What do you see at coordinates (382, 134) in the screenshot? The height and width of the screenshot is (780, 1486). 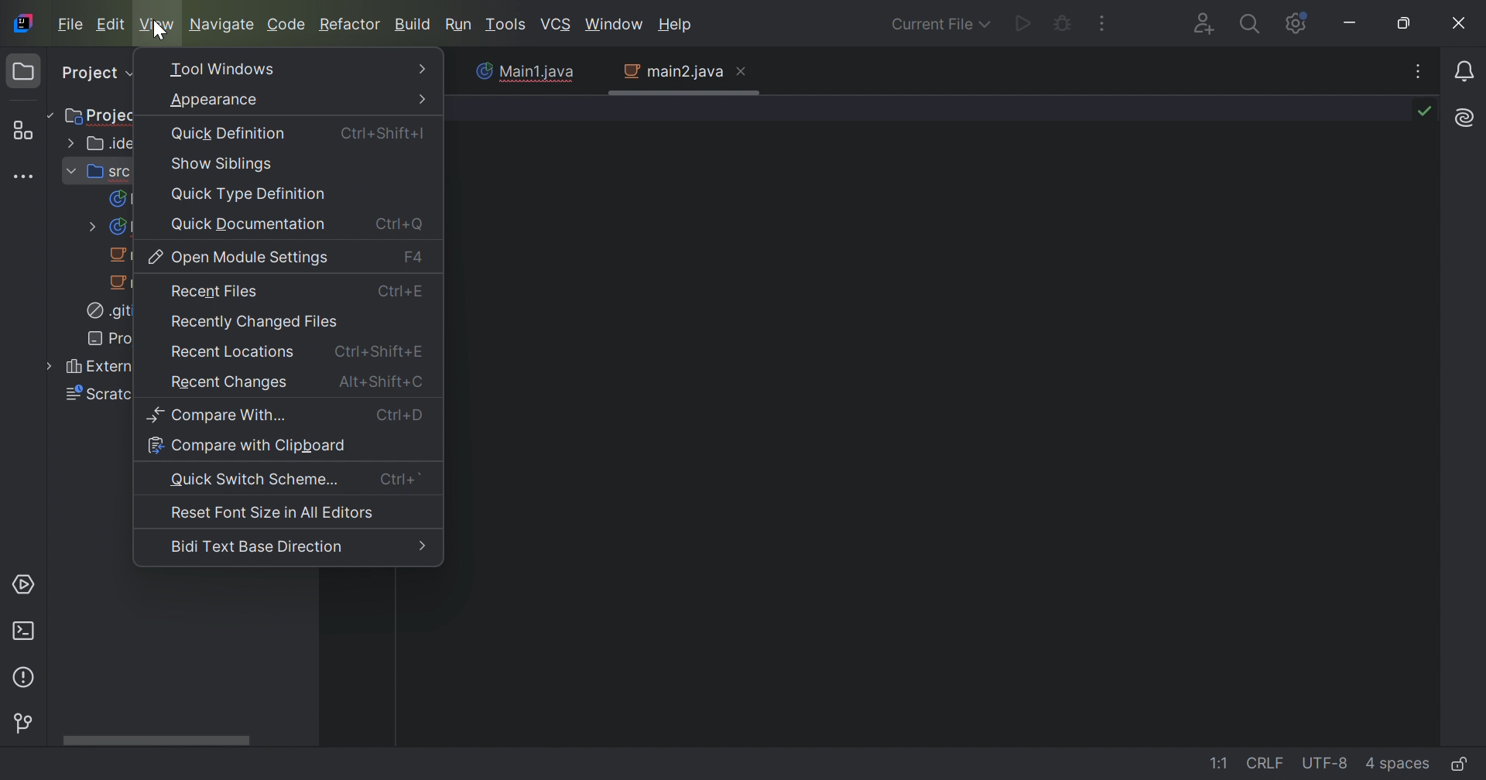 I see `Ctrl+Shift+I` at bounding box center [382, 134].